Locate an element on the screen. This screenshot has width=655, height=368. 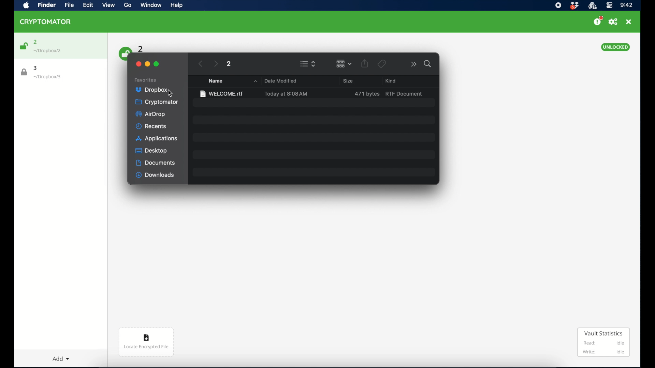
cursor is located at coordinates (171, 94).